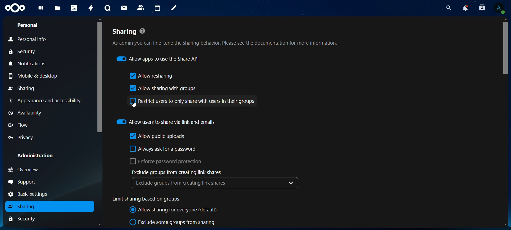  I want to click on allow public uploads, so click(158, 136).